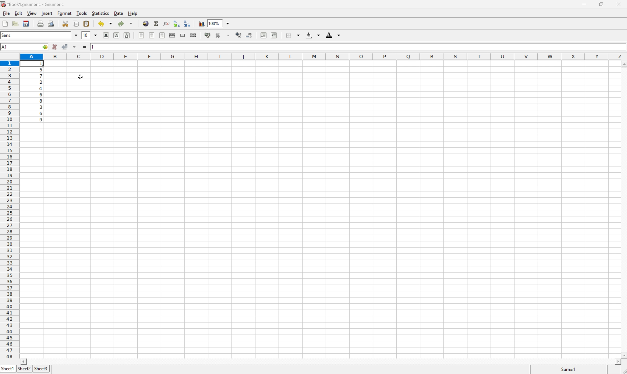  What do you see at coordinates (104, 24) in the screenshot?
I see `undo` at bounding box center [104, 24].